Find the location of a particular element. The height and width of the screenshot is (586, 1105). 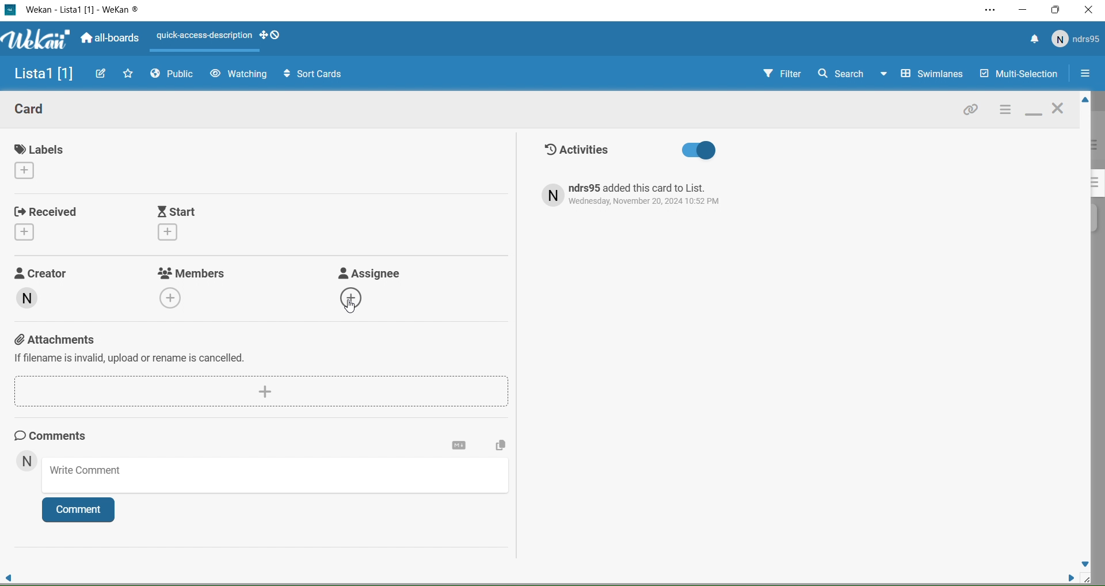

Attachments is located at coordinates (254, 352).